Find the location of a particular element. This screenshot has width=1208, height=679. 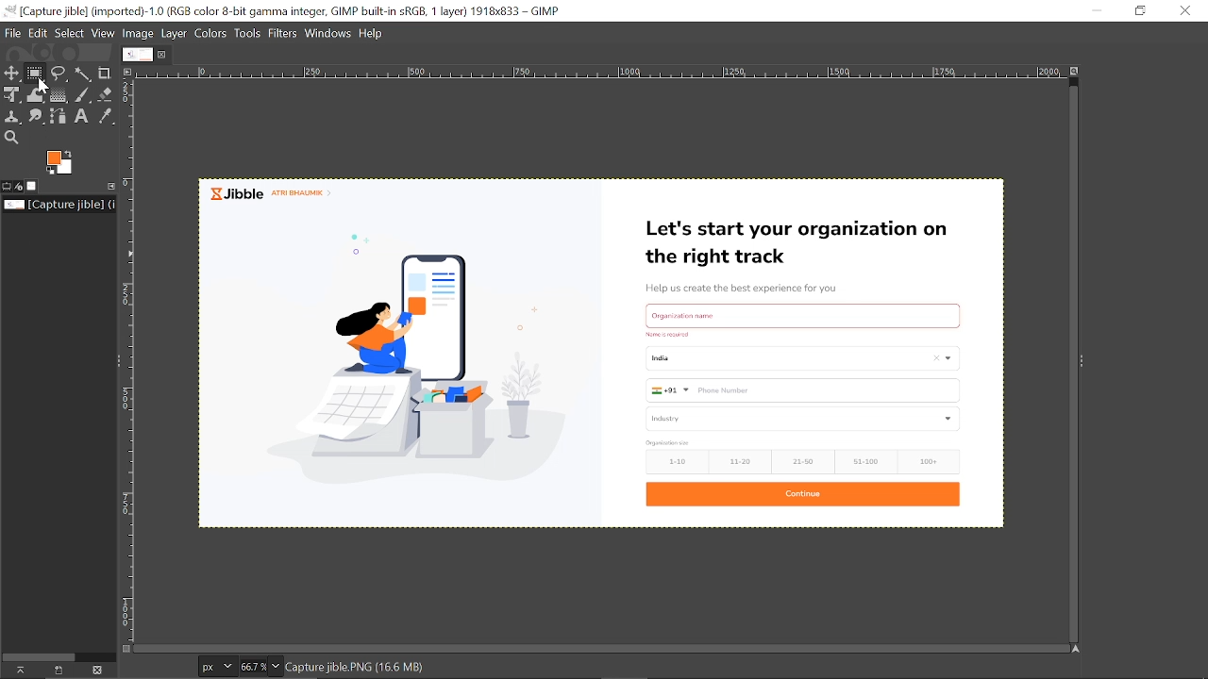

Sidebar menu is located at coordinates (1091, 364).